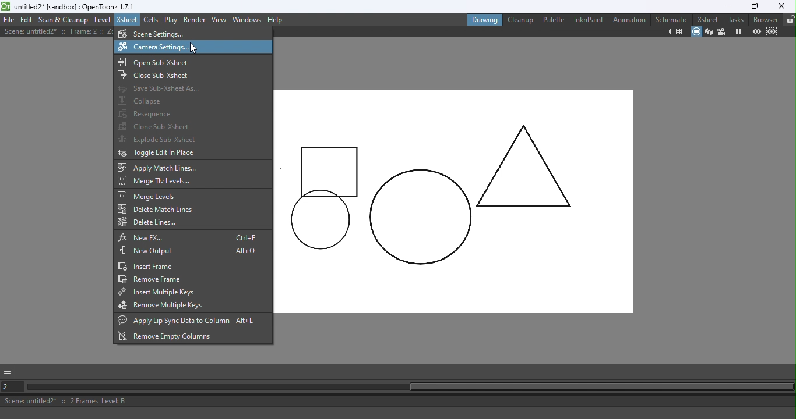  Describe the element at coordinates (127, 19) in the screenshot. I see `Xsheet` at that location.